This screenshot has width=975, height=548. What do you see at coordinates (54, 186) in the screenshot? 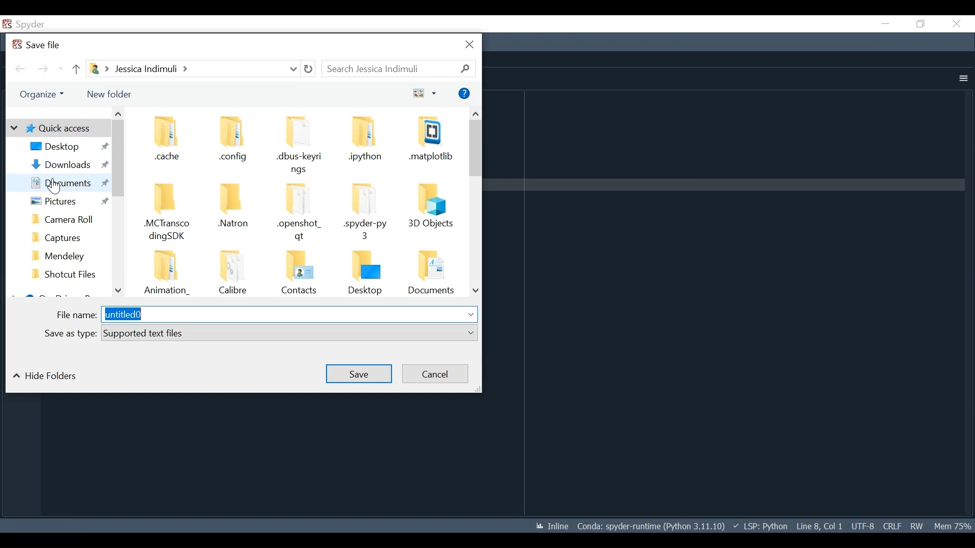
I see `cursor` at bounding box center [54, 186].